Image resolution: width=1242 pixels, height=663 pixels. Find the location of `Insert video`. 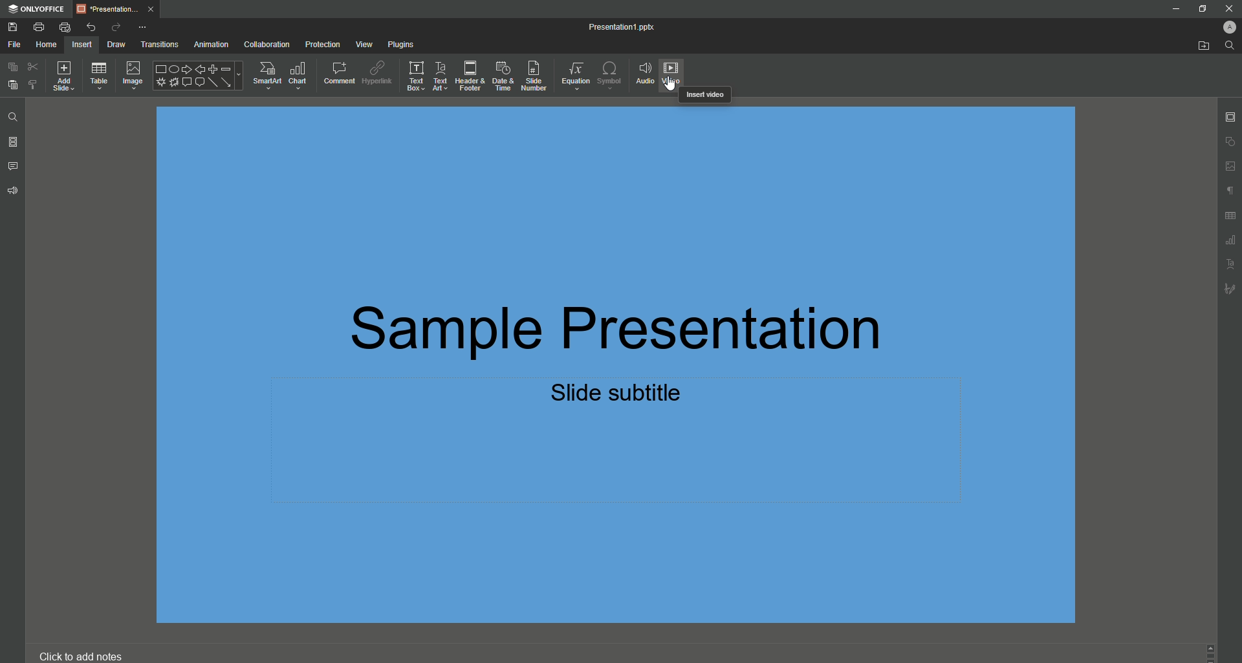

Insert video is located at coordinates (703, 95).